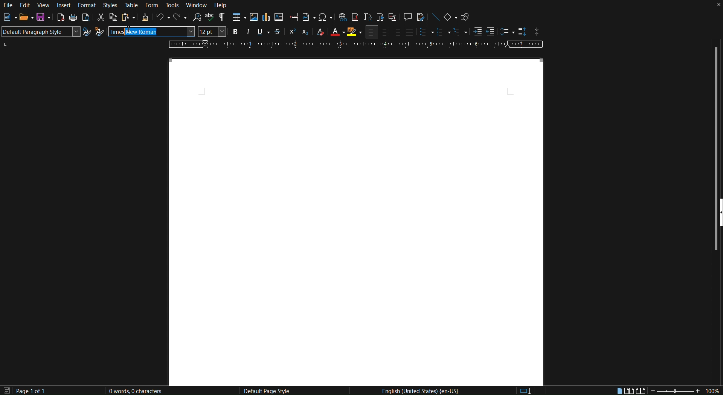  Describe the element at coordinates (64, 5) in the screenshot. I see `Insert` at that location.